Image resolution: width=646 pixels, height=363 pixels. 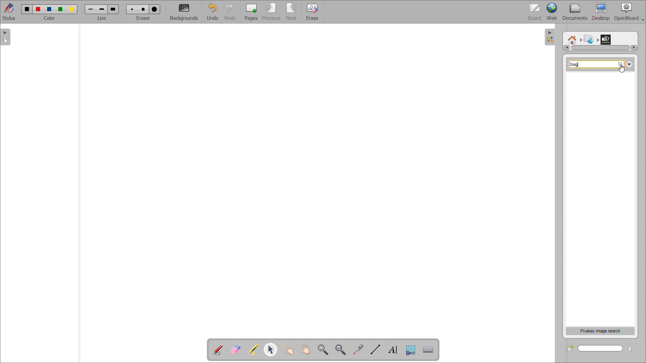 What do you see at coordinates (312, 177) in the screenshot?
I see `board space` at bounding box center [312, 177].